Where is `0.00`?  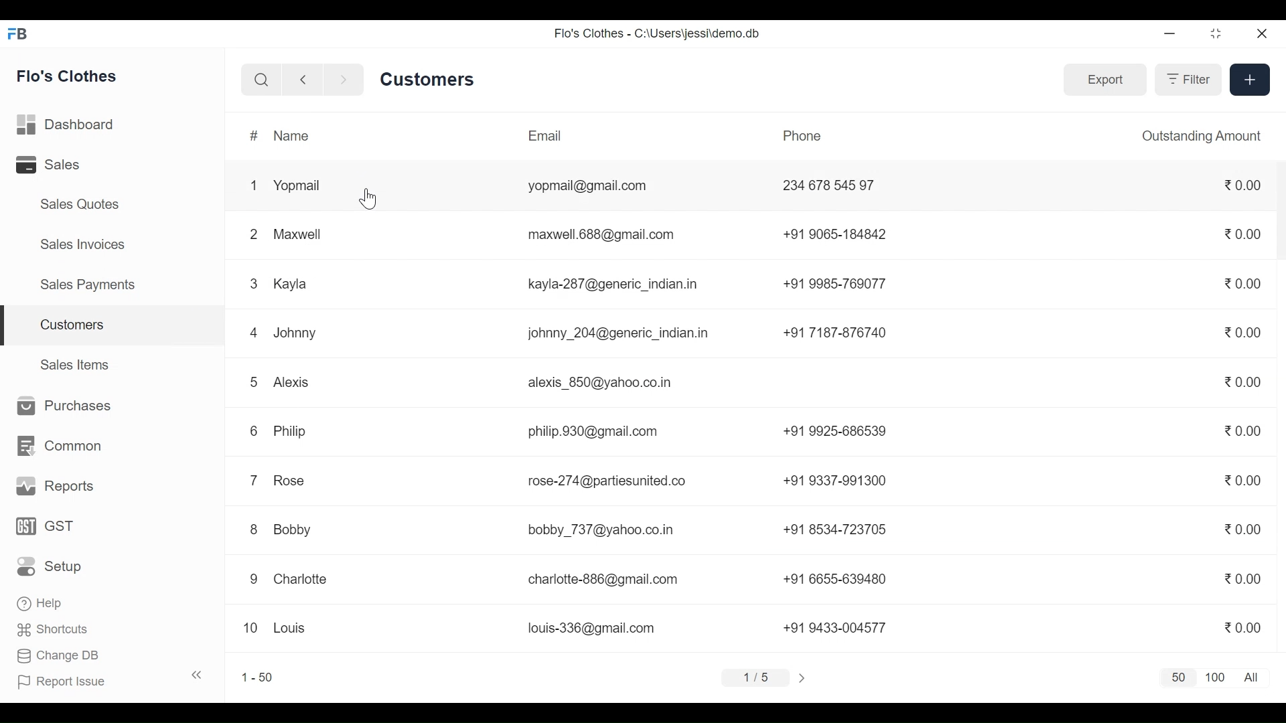
0.00 is located at coordinates (1244, 578).